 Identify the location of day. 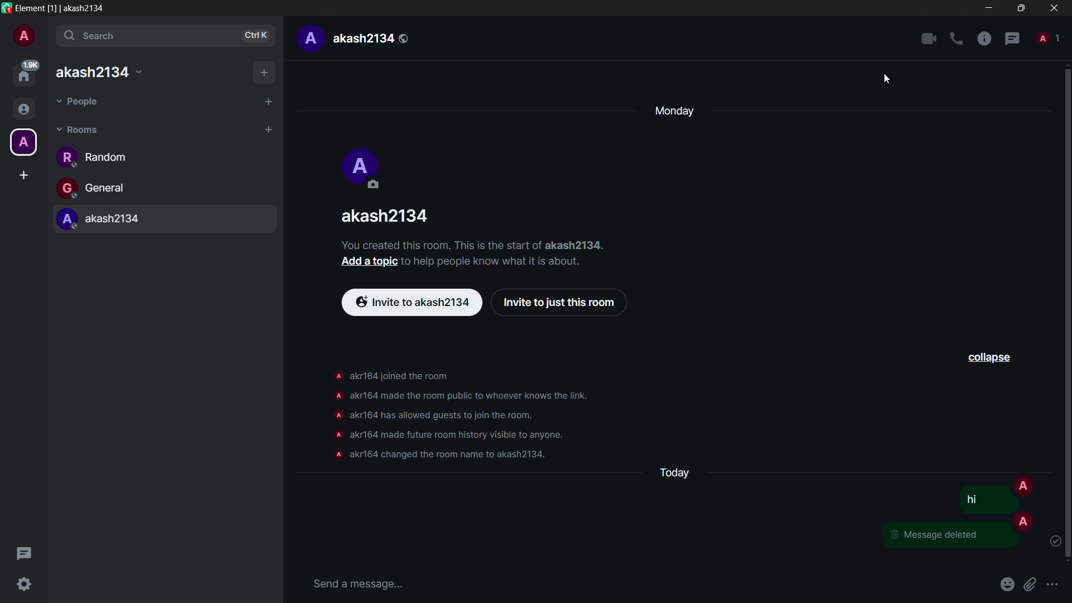
(674, 473).